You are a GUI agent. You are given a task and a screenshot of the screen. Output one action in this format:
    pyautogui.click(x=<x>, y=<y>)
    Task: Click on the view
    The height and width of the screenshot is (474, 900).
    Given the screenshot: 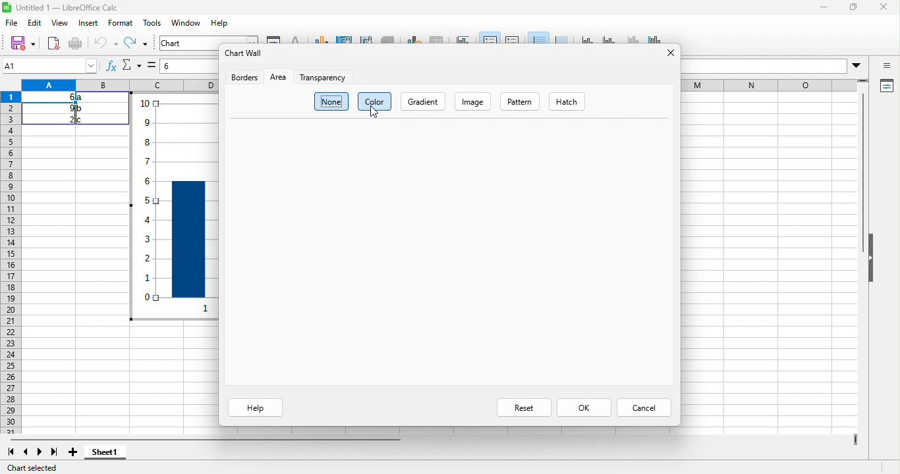 What is the action you would take?
    pyautogui.click(x=60, y=23)
    